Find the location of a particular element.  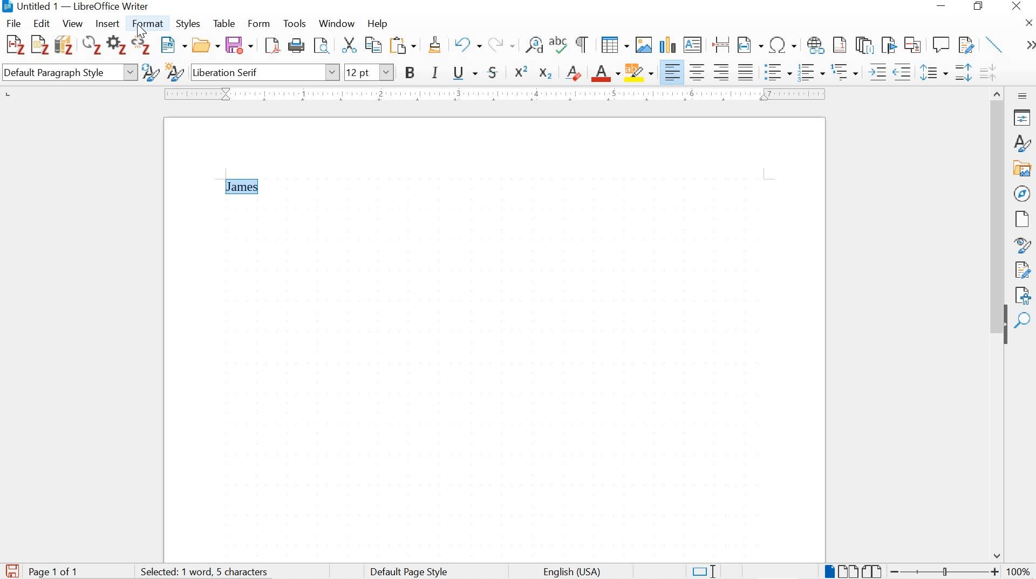

single page view is located at coordinates (828, 571).